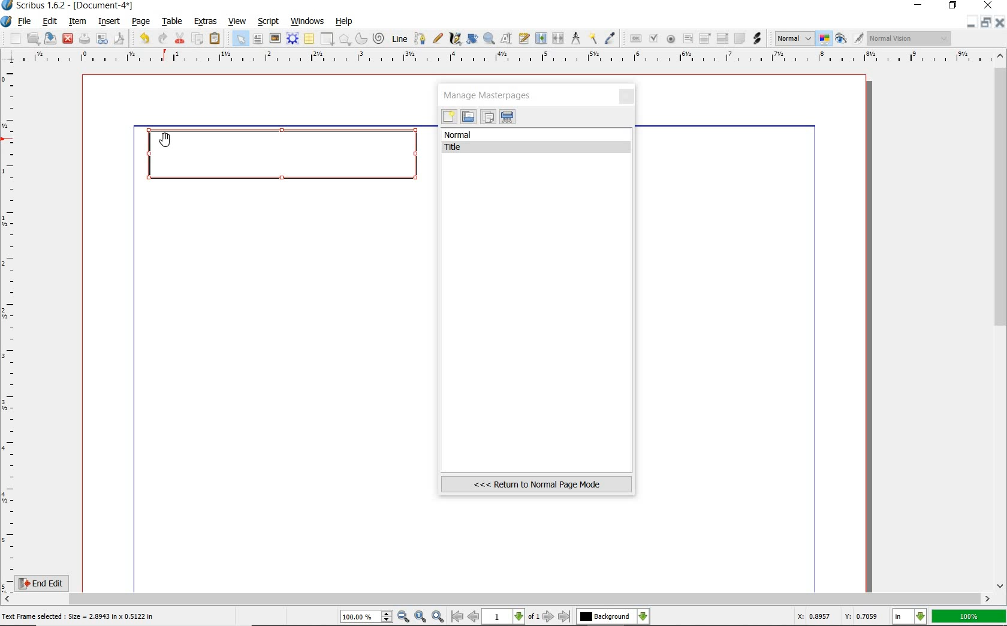 The image size is (1007, 626). What do you see at coordinates (628, 97) in the screenshot?
I see `close` at bounding box center [628, 97].